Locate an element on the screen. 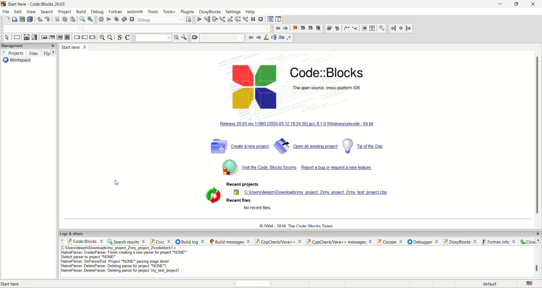 This screenshot has height=288, width=542. close is located at coordinates (534, 4).